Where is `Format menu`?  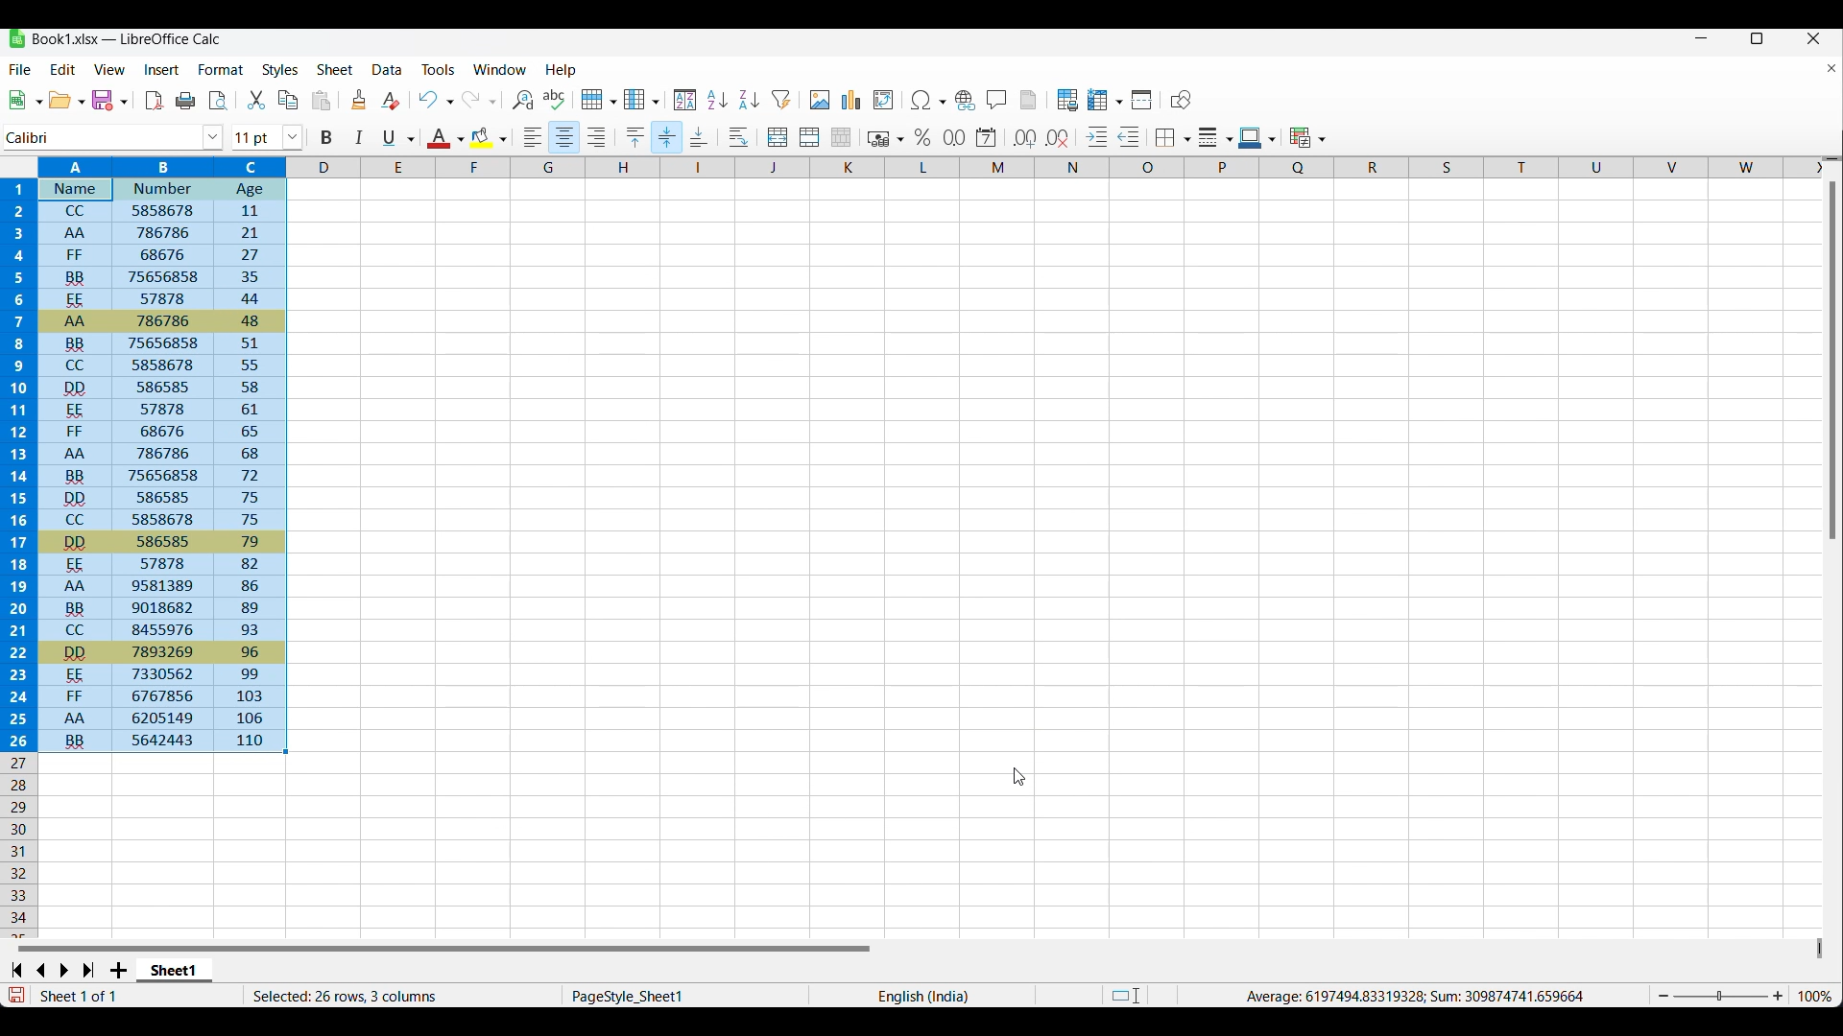 Format menu is located at coordinates (221, 69).